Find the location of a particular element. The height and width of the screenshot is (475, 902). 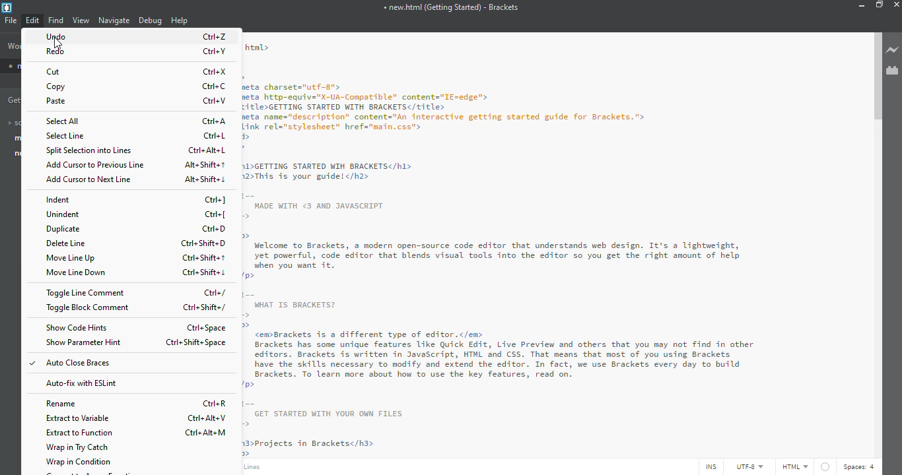

ctrl+l is located at coordinates (218, 136).